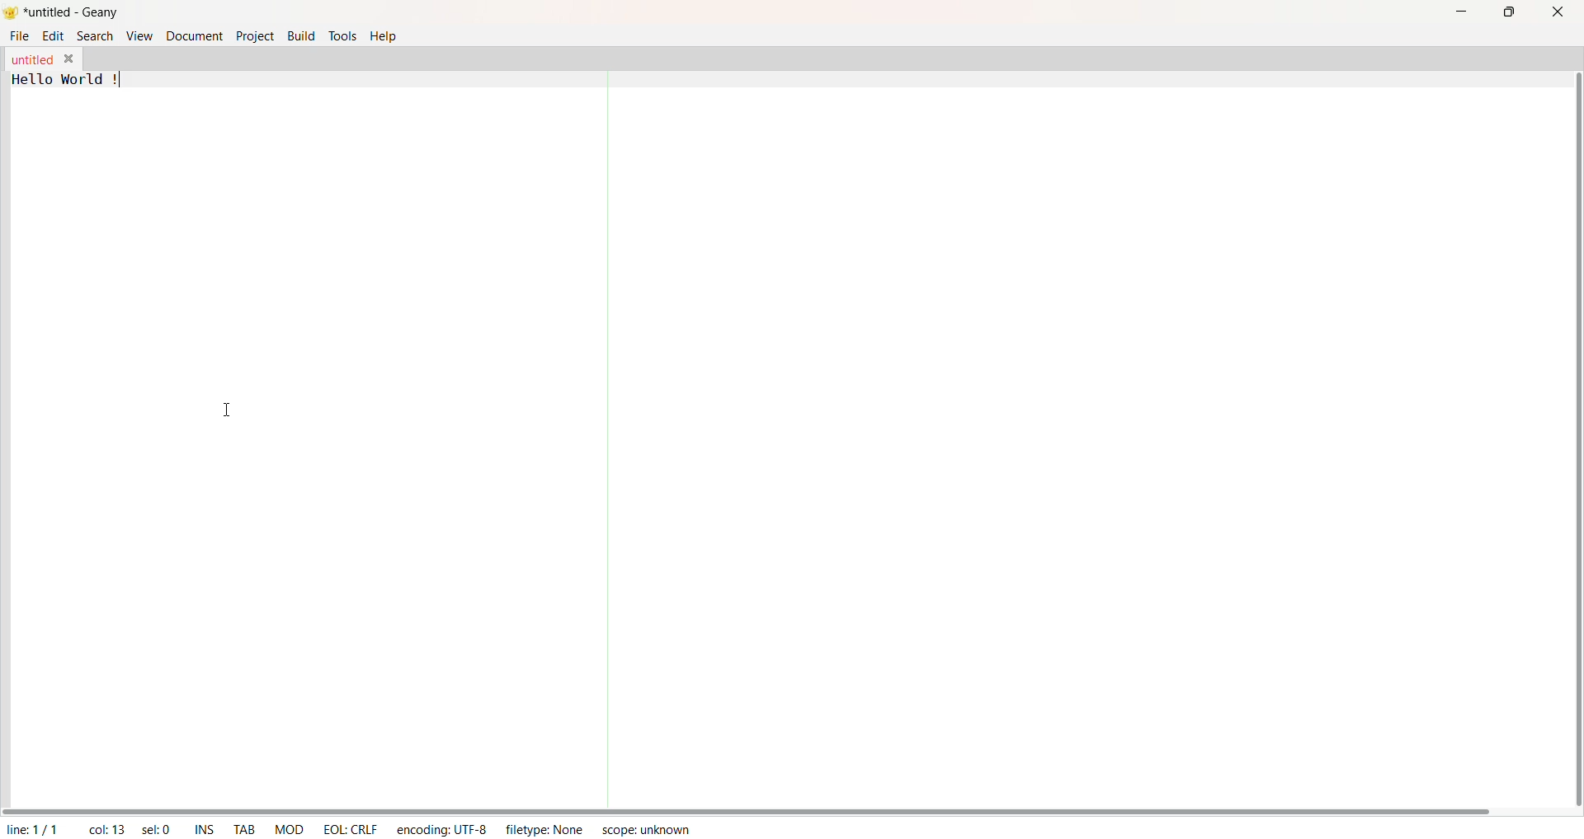  Describe the element at coordinates (759, 805) in the screenshot. I see `Horizontal Scroll Bar` at that location.